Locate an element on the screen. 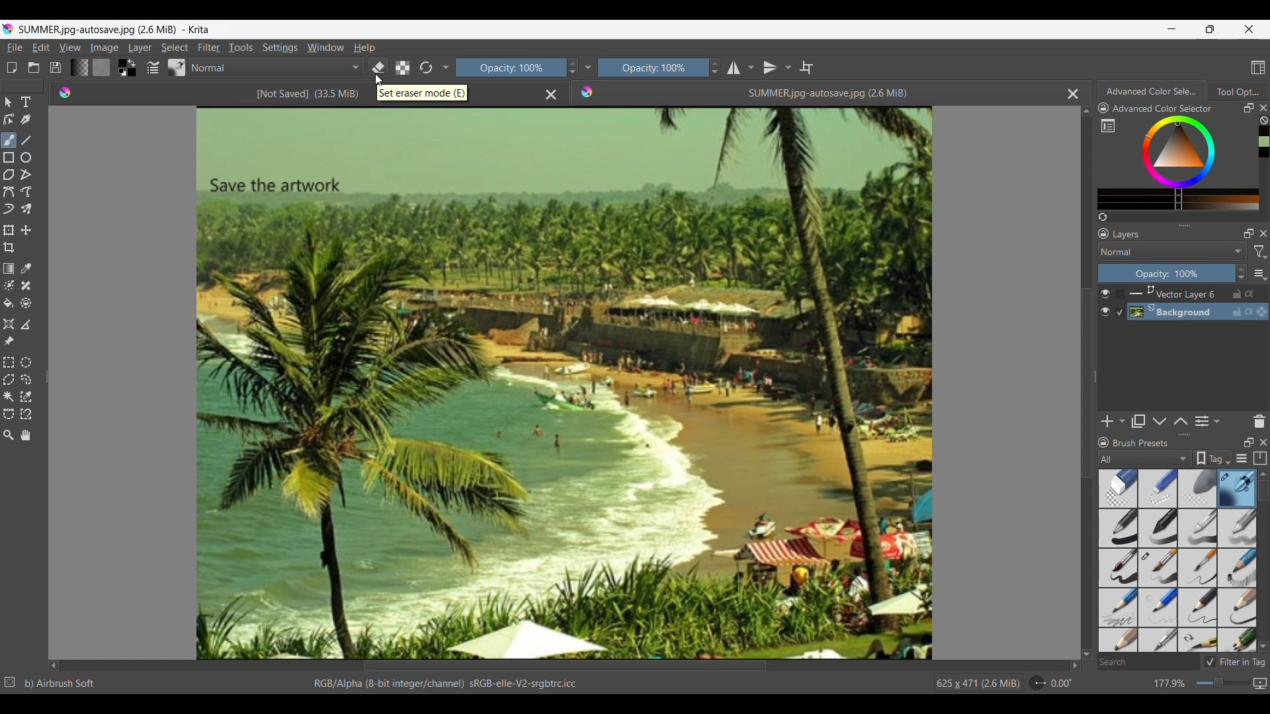 This screenshot has height=714, width=1270. Freehand path tool is located at coordinates (26, 191).